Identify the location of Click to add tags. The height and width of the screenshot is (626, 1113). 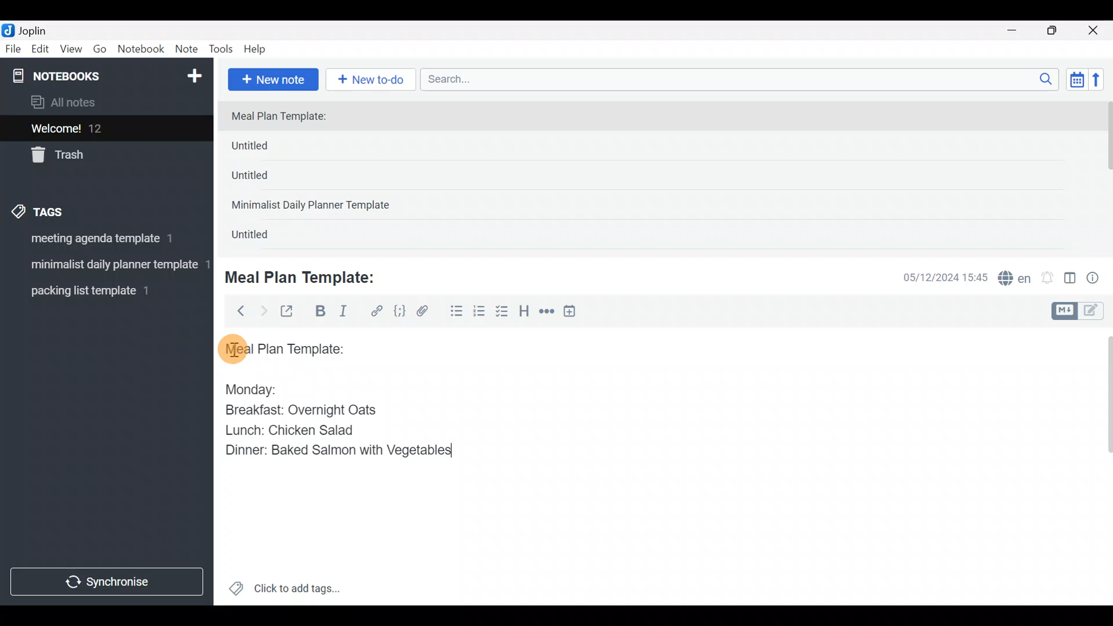
(284, 592).